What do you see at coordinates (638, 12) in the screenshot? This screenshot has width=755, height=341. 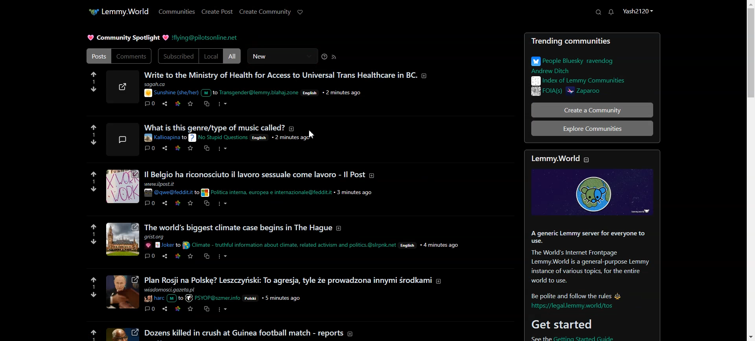 I see `Profile` at bounding box center [638, 12].